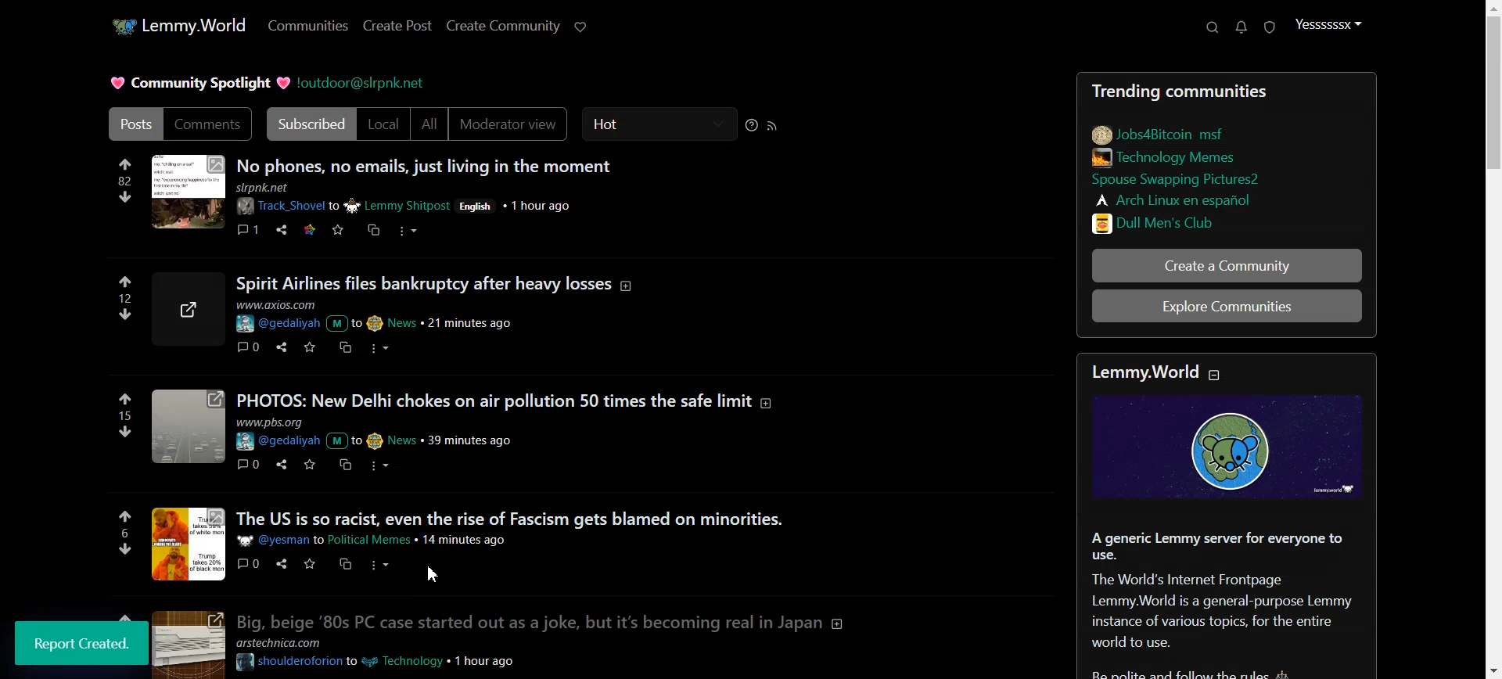  What do you see at coordinates (1268, 27) in the screenshot?
I see `Unread report` at bounding box center [1268, 27].